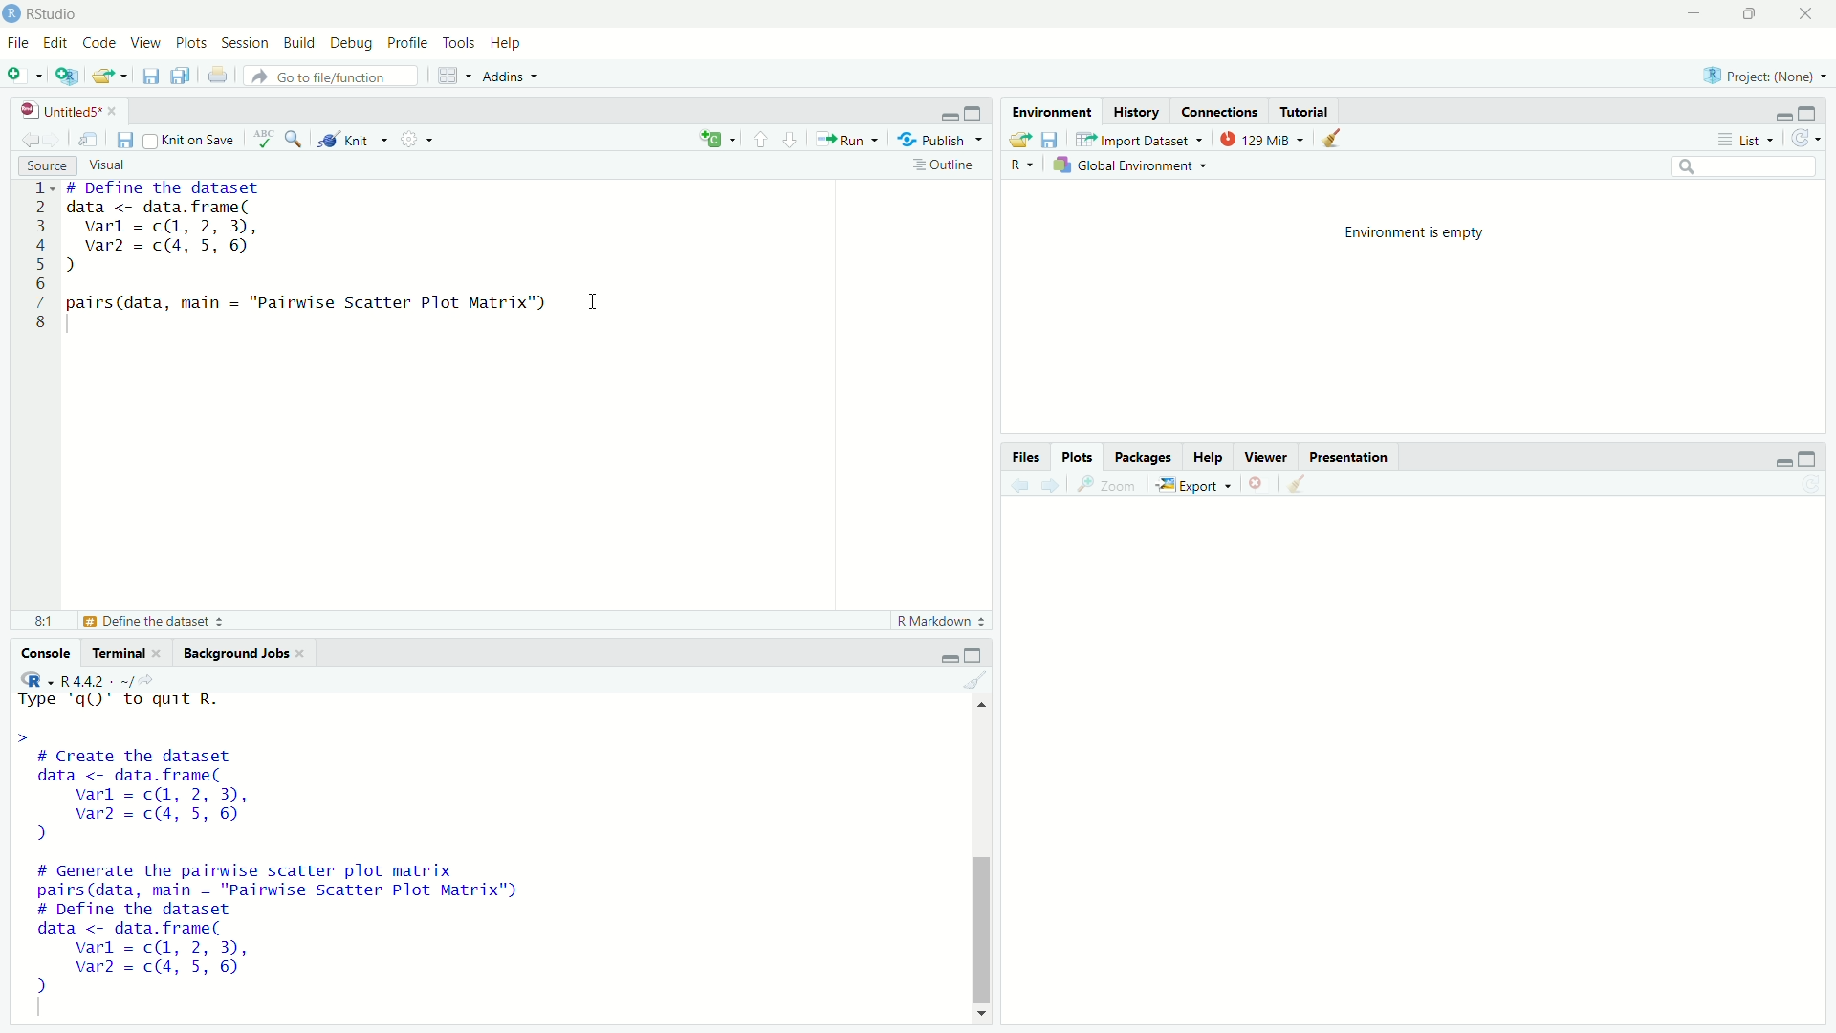 This screenshot has width=1836, height=1033. What do you see at coordinates (353, 44) in the screenshot?
I see `Debug` at bounding box center [353, 44].